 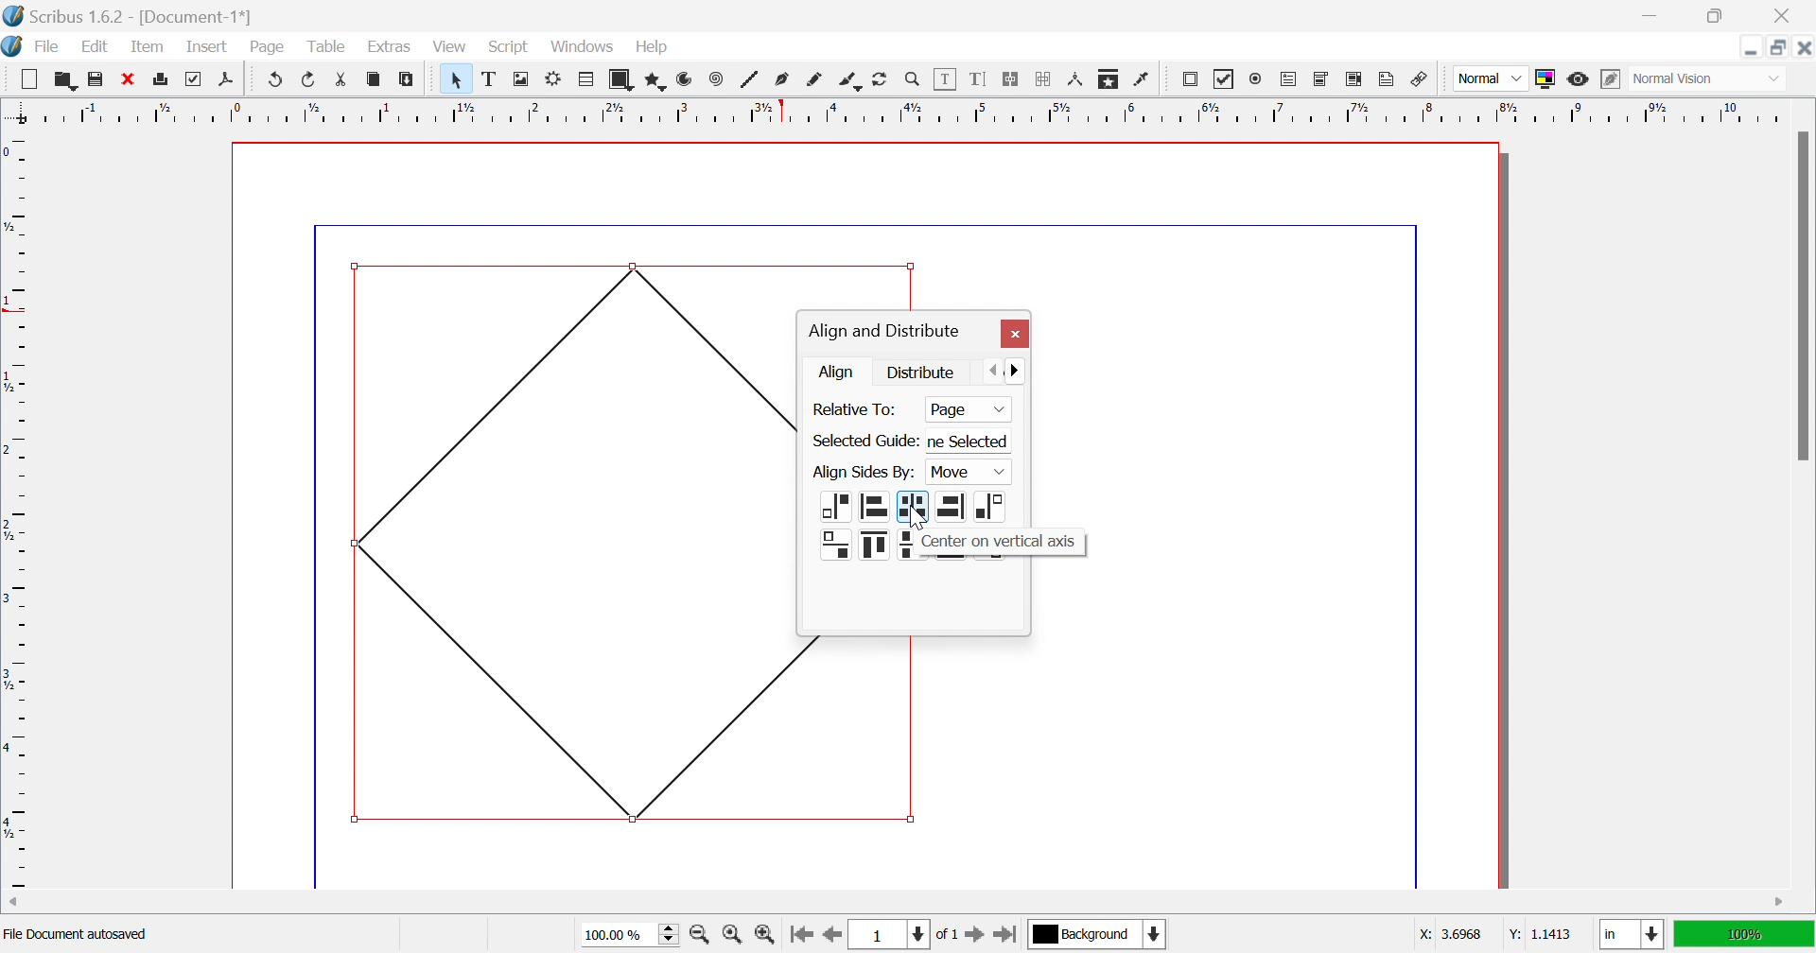 What do you see at coordinates (800, 940) in the screenshot?
I see `Go to the first page` at bounding box center [800, 940].